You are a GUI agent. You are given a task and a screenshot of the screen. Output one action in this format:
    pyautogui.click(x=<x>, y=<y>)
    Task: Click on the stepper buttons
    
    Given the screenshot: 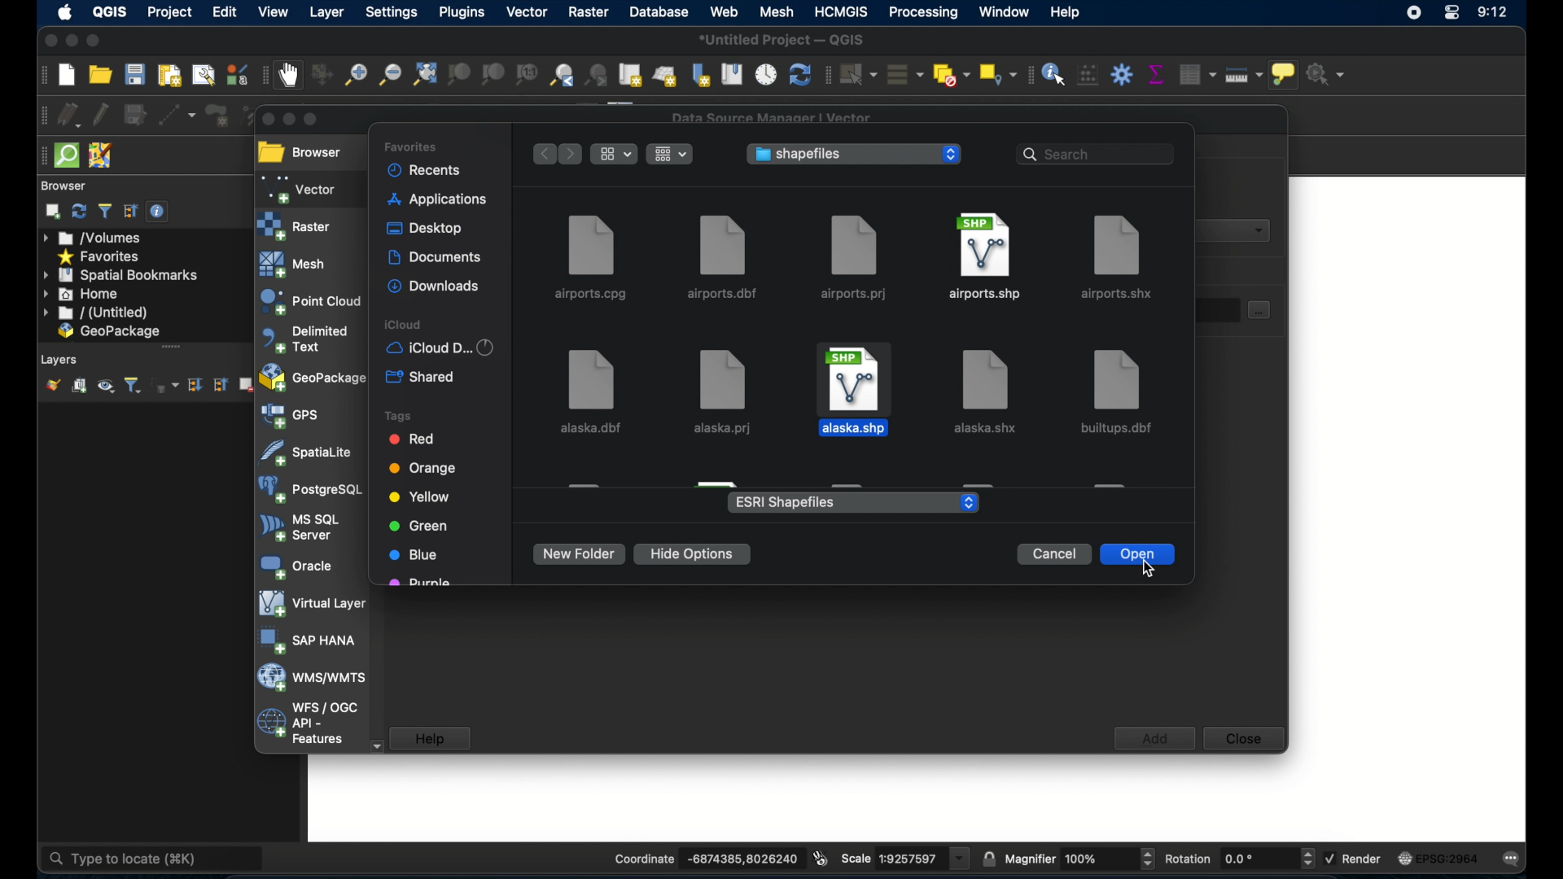 What is the action you would take?
    pyautogui.click(x=969, y=504)
    